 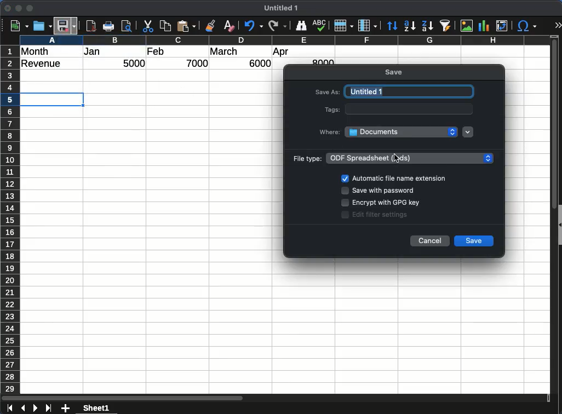 I want to click on save with password, so click(x=383, y=192).